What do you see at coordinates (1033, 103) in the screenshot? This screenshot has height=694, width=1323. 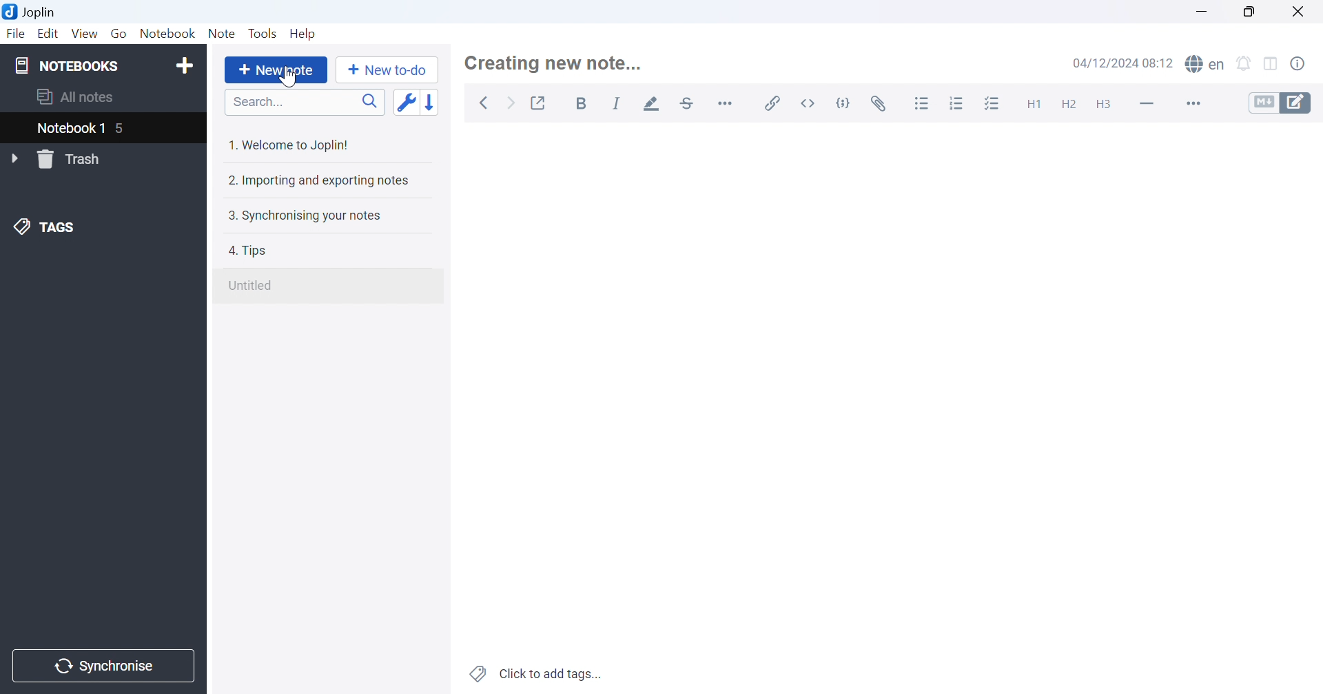 I see `Heading 1` at bounding box center [1033, 103].